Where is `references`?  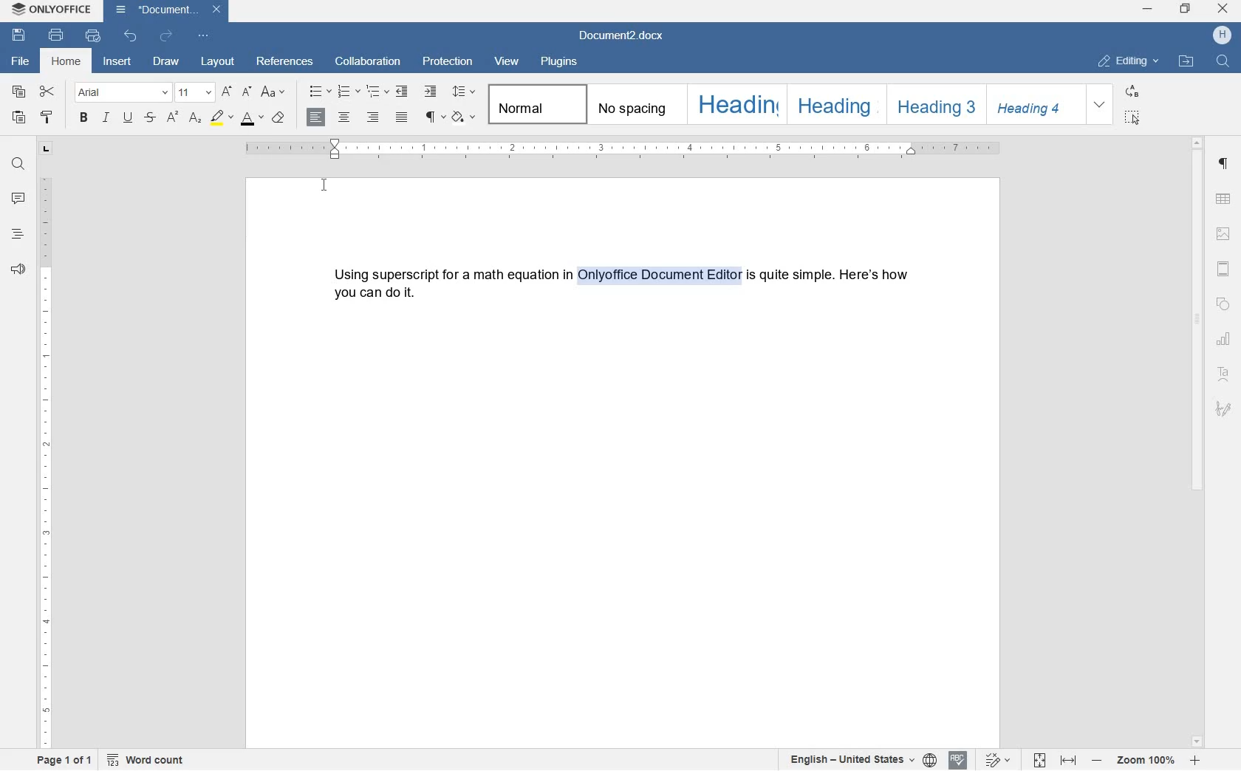
references is located at coordinates (285, 63).